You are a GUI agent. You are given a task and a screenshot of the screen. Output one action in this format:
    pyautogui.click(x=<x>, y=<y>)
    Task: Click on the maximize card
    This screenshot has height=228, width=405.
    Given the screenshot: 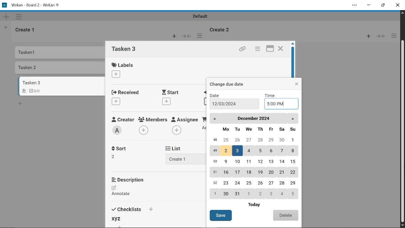 What is the action you would take?
    pyautogui.click(x=271, y=49)
    